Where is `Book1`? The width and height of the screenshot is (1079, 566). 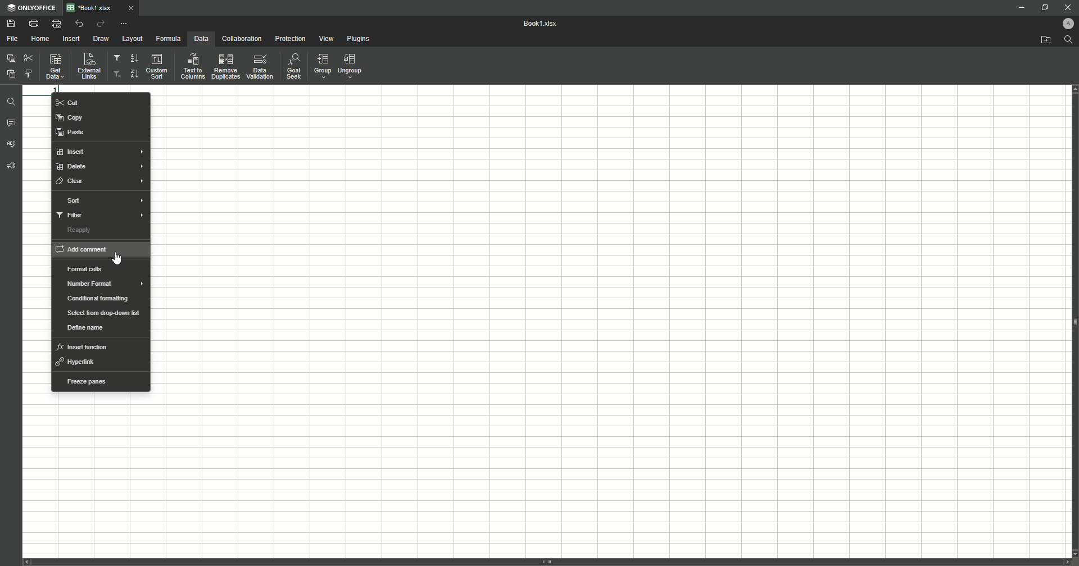 Book1 is located at coordinates (543, 24).